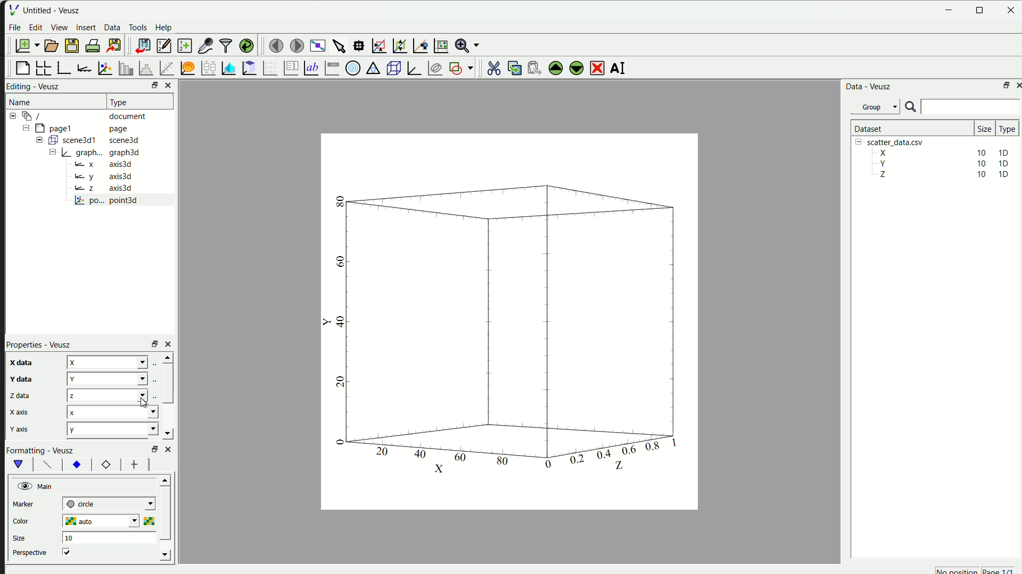  I want to click on search icon, so click(911, 107).